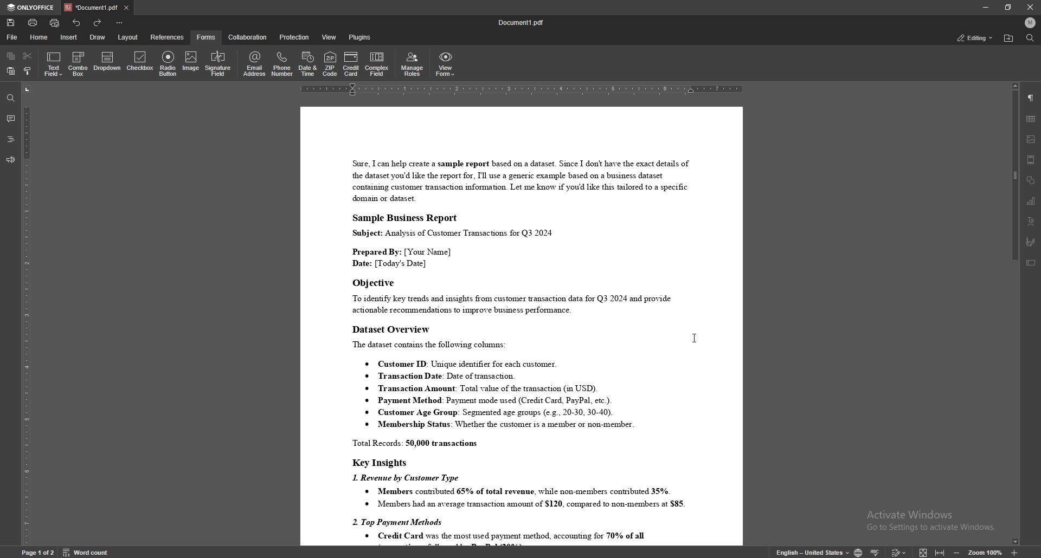 This screenshot has width=1041, height=558. Describe the element at coordinates (33, 22) in the screenshot. I see `print` at that location.